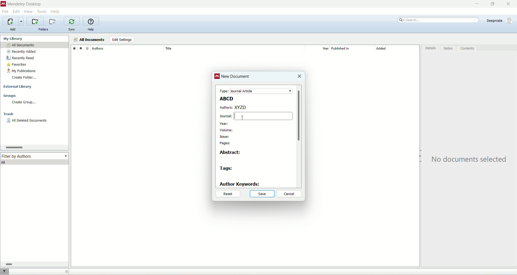 The image size is (517, 275). Describe the element at coordinates (217, 77) in the screenshot. I see `logo` at that location.